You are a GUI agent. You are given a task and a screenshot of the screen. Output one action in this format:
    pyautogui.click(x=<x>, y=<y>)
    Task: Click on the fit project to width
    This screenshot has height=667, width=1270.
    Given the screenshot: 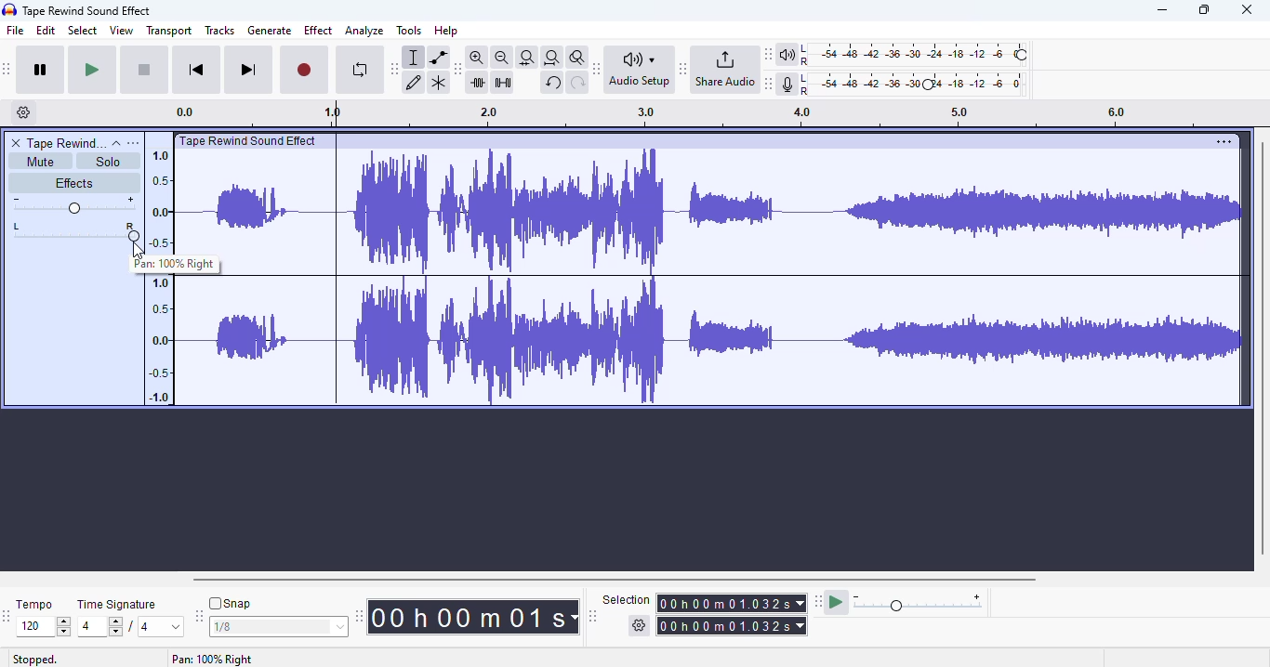 What is the action you would take?
    pyautogui.click(x=552, y=58)
    